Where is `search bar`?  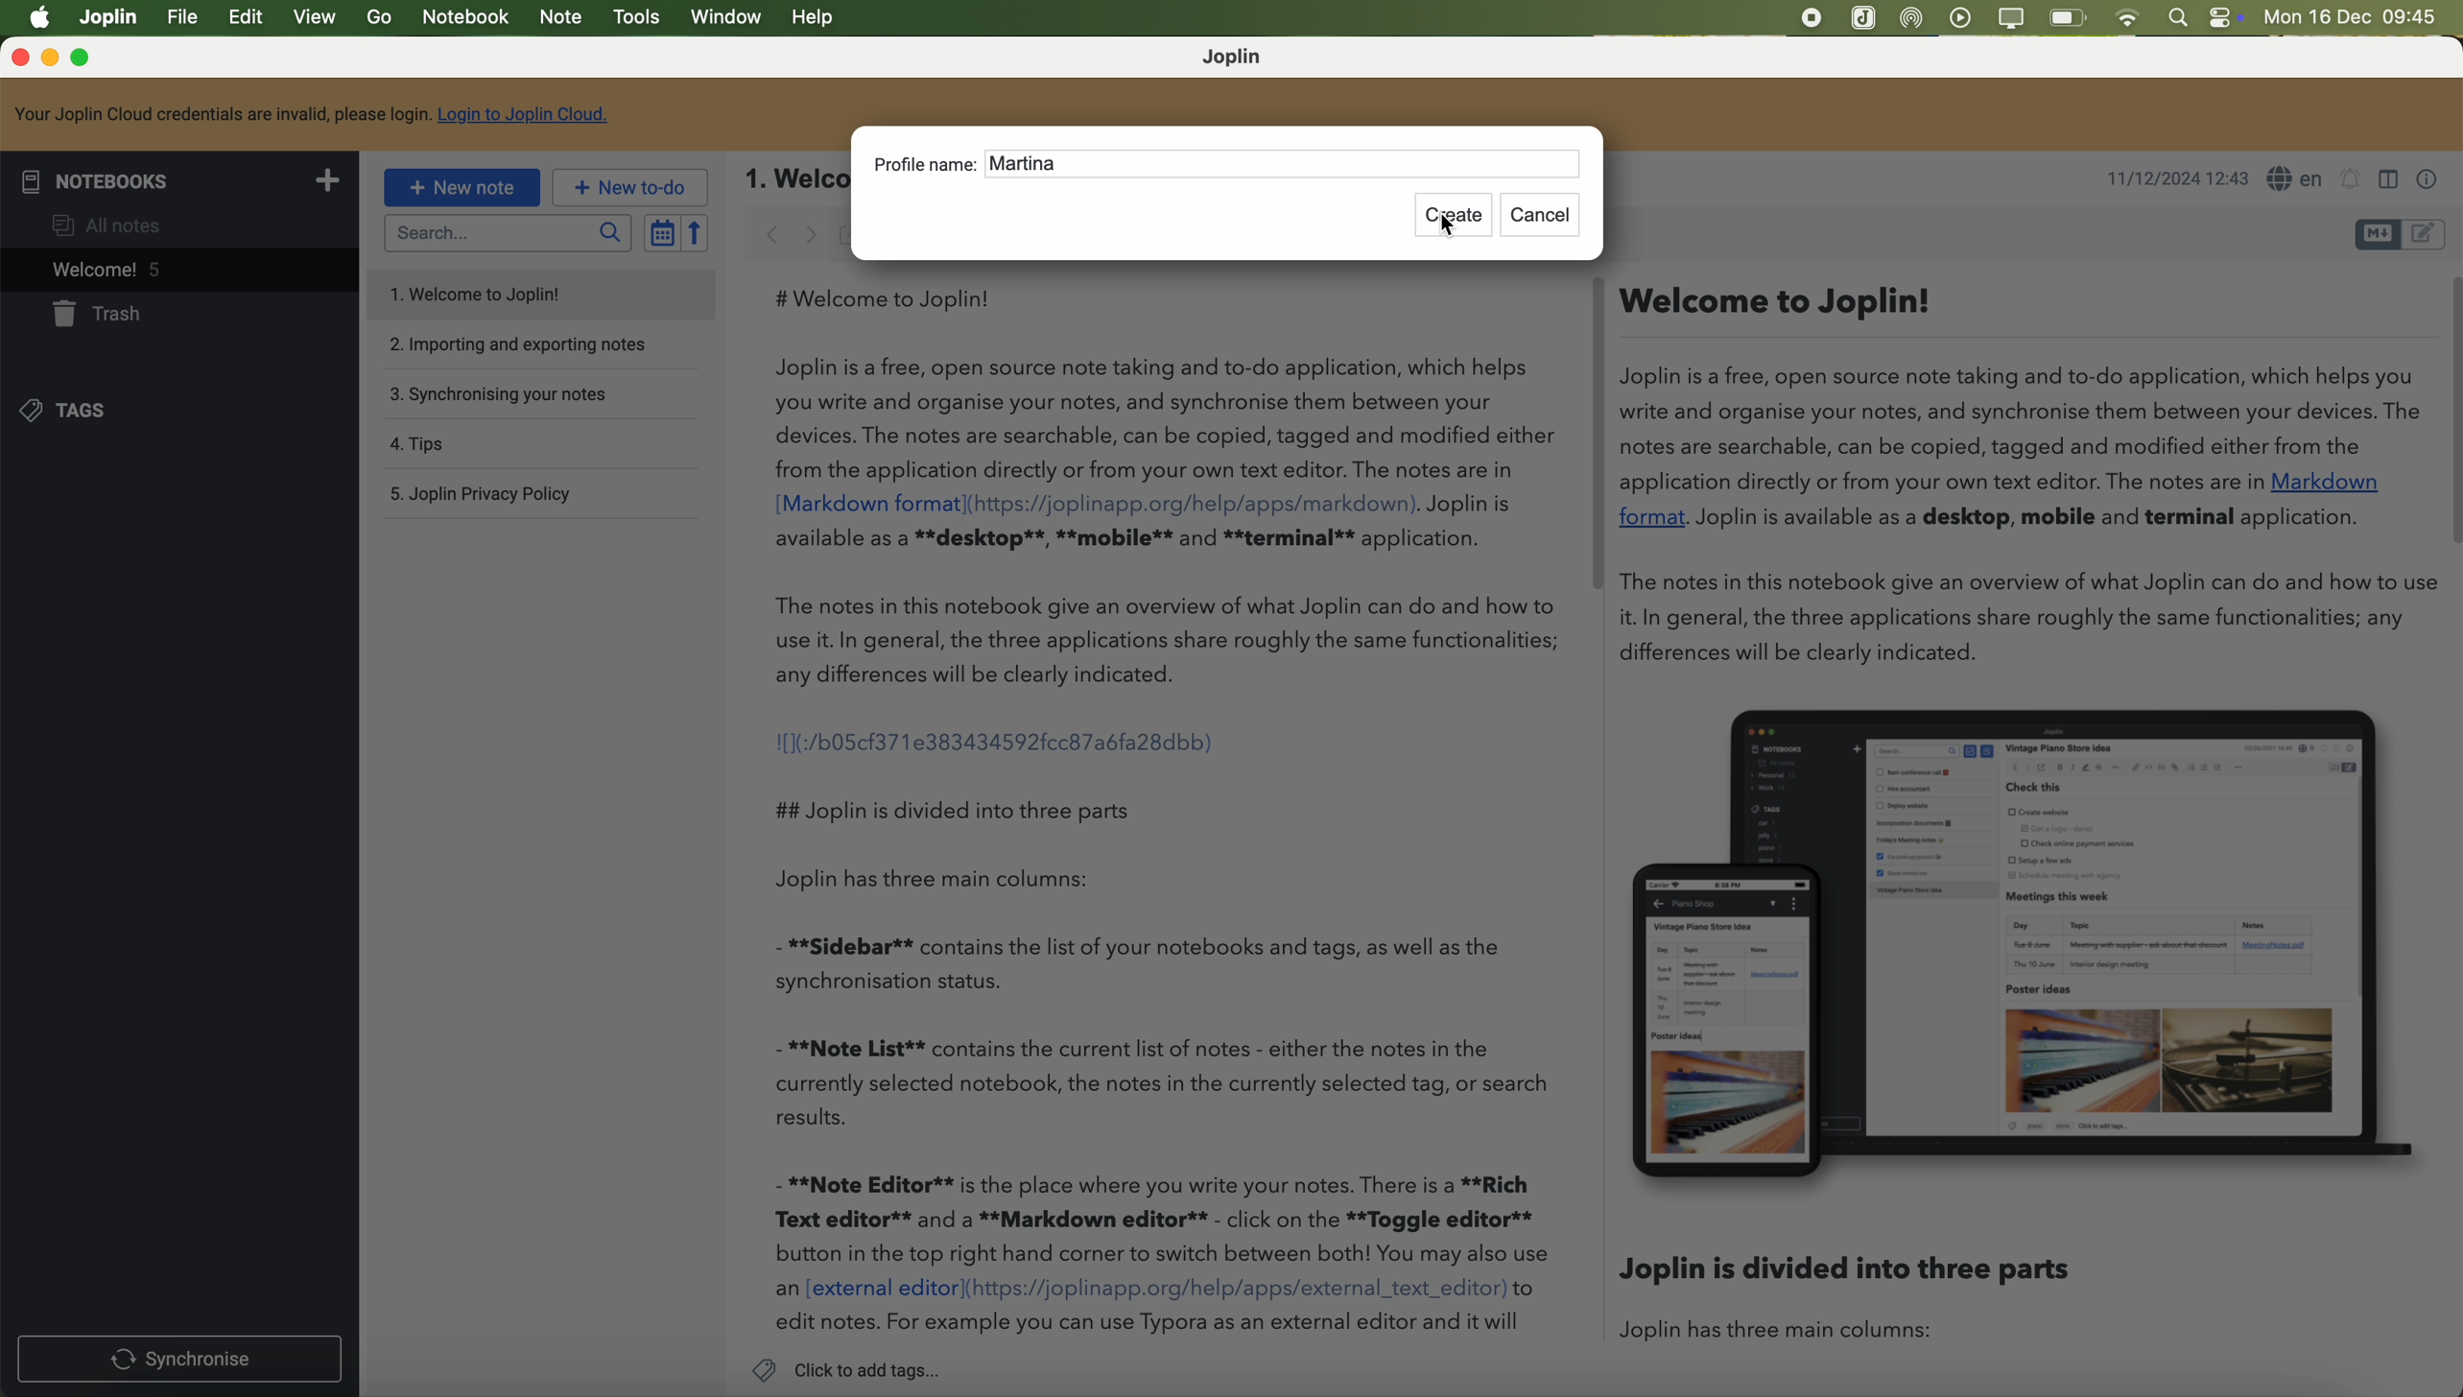
search bar is located at coordinates (507, 232).